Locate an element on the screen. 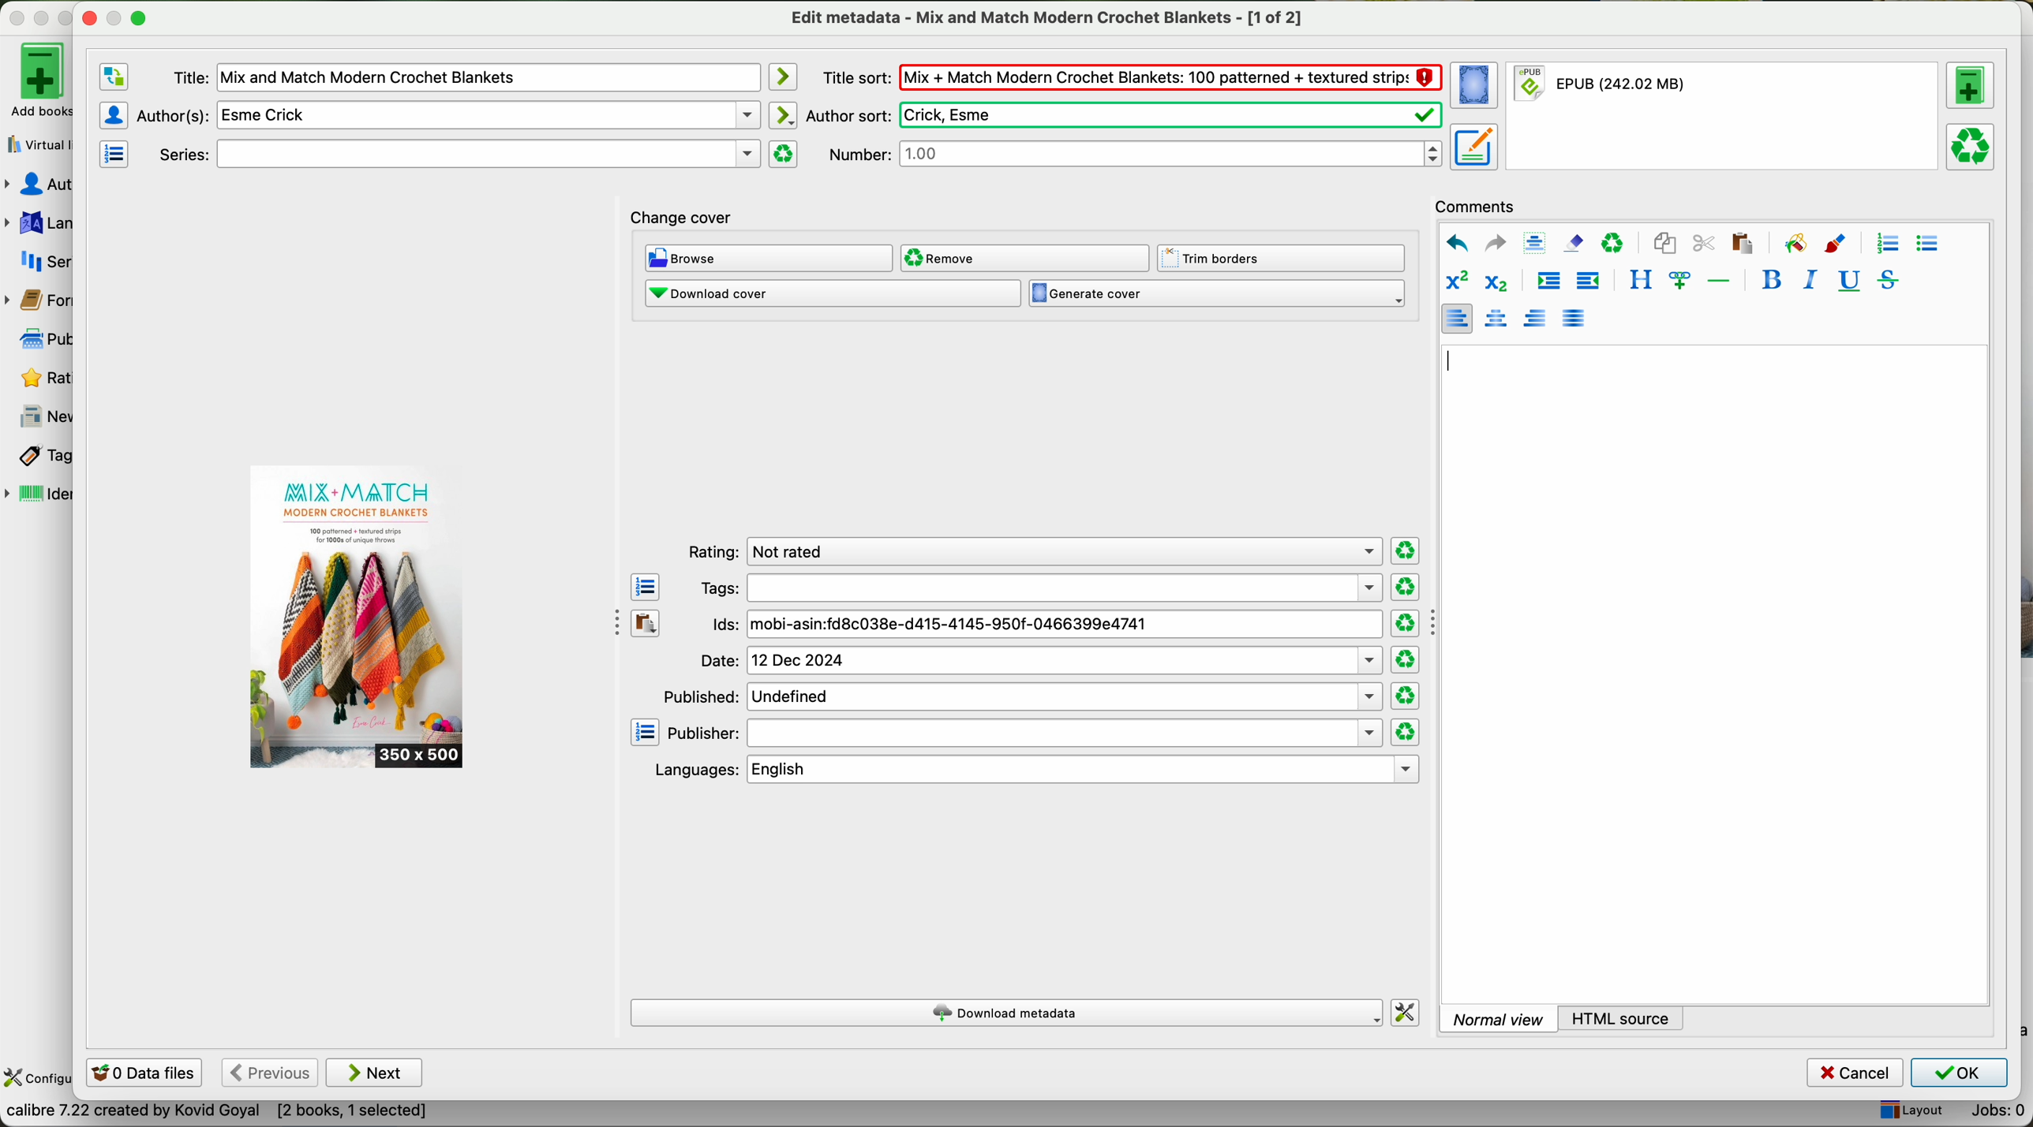 The height and width of the screenshot is (1127, 2033). clear rating is located at coordinates (1405, 733).